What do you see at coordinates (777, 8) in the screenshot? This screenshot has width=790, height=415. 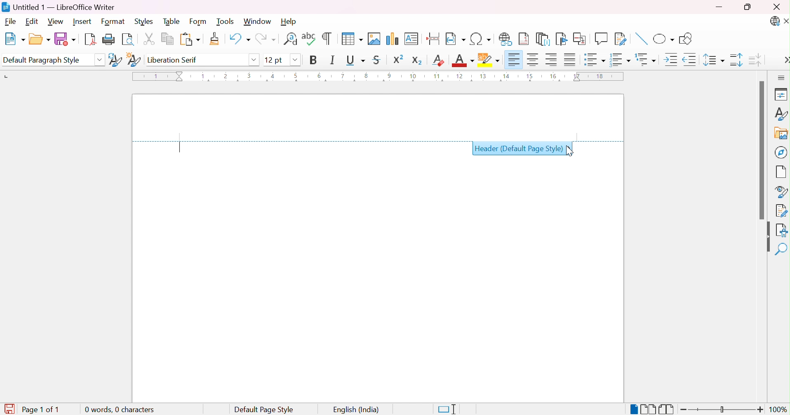 I see `Close` at bounding box center [777, 8].